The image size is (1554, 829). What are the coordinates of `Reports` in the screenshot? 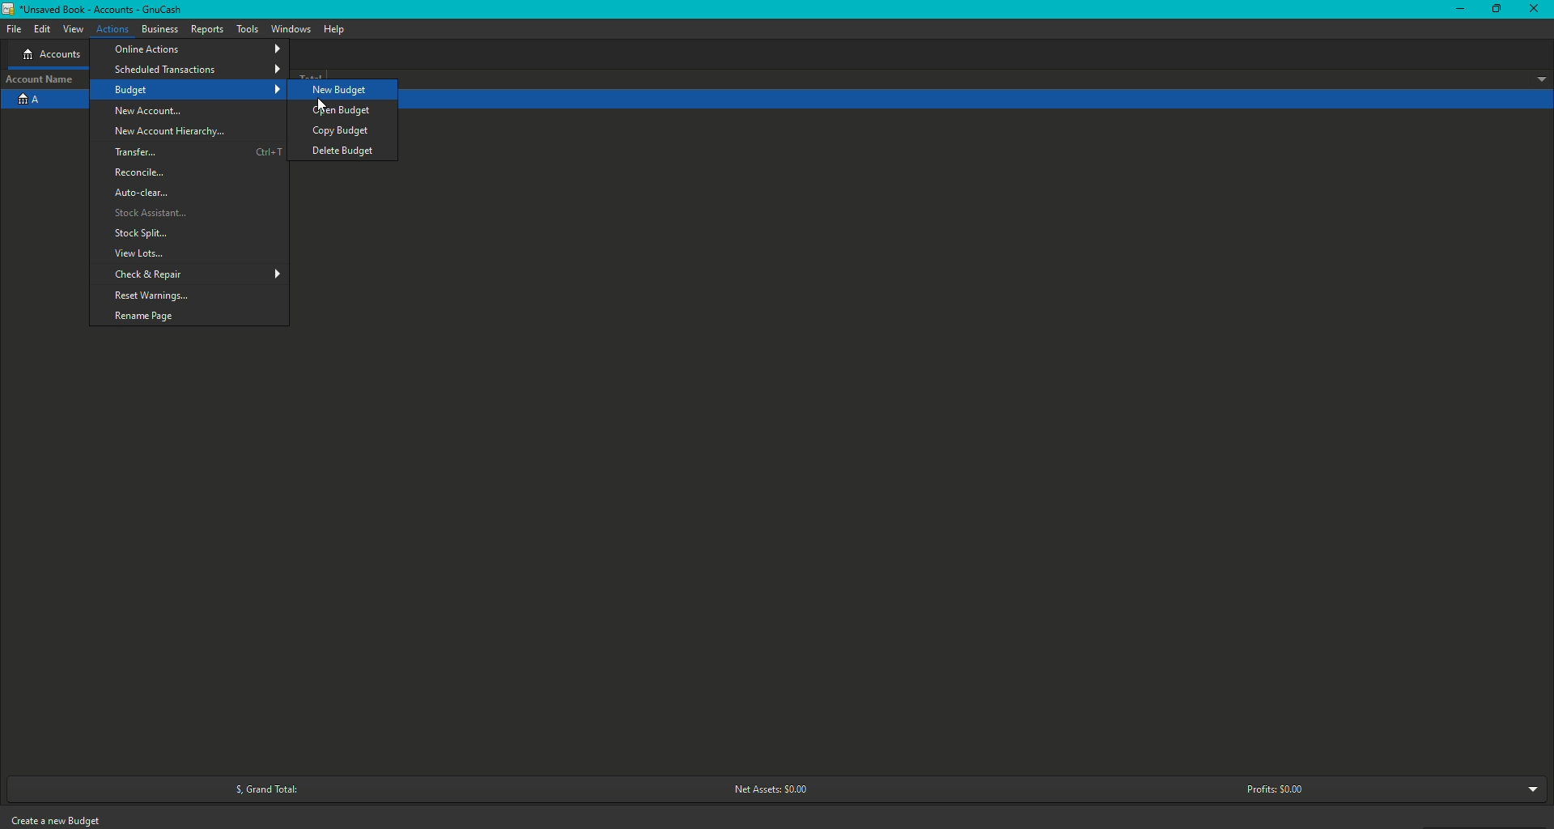 It's located at (206, 32).